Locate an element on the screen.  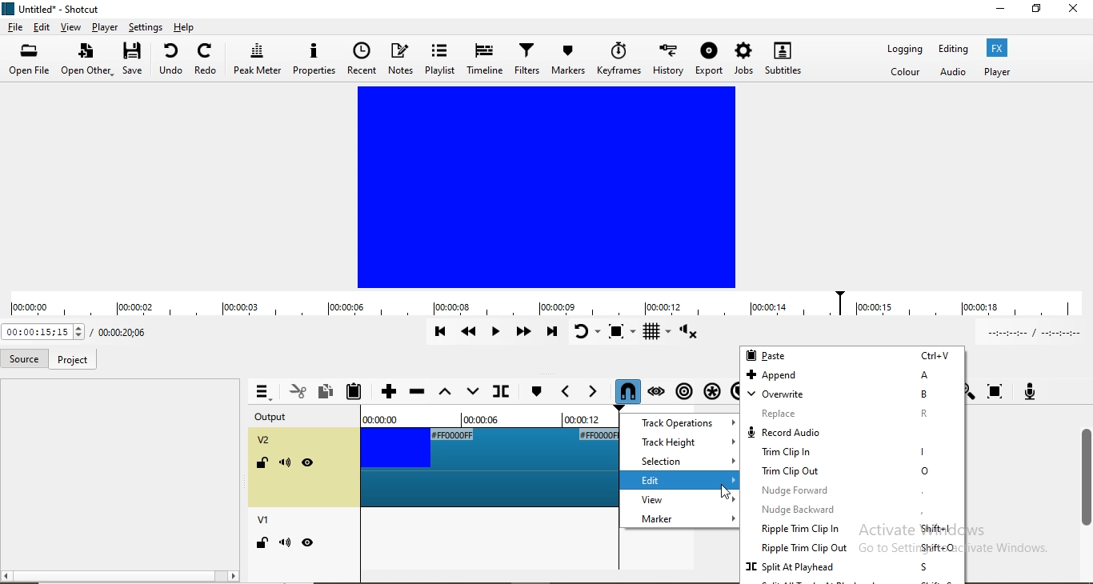
ripple trim clip in is located at coordinates (855, 530).